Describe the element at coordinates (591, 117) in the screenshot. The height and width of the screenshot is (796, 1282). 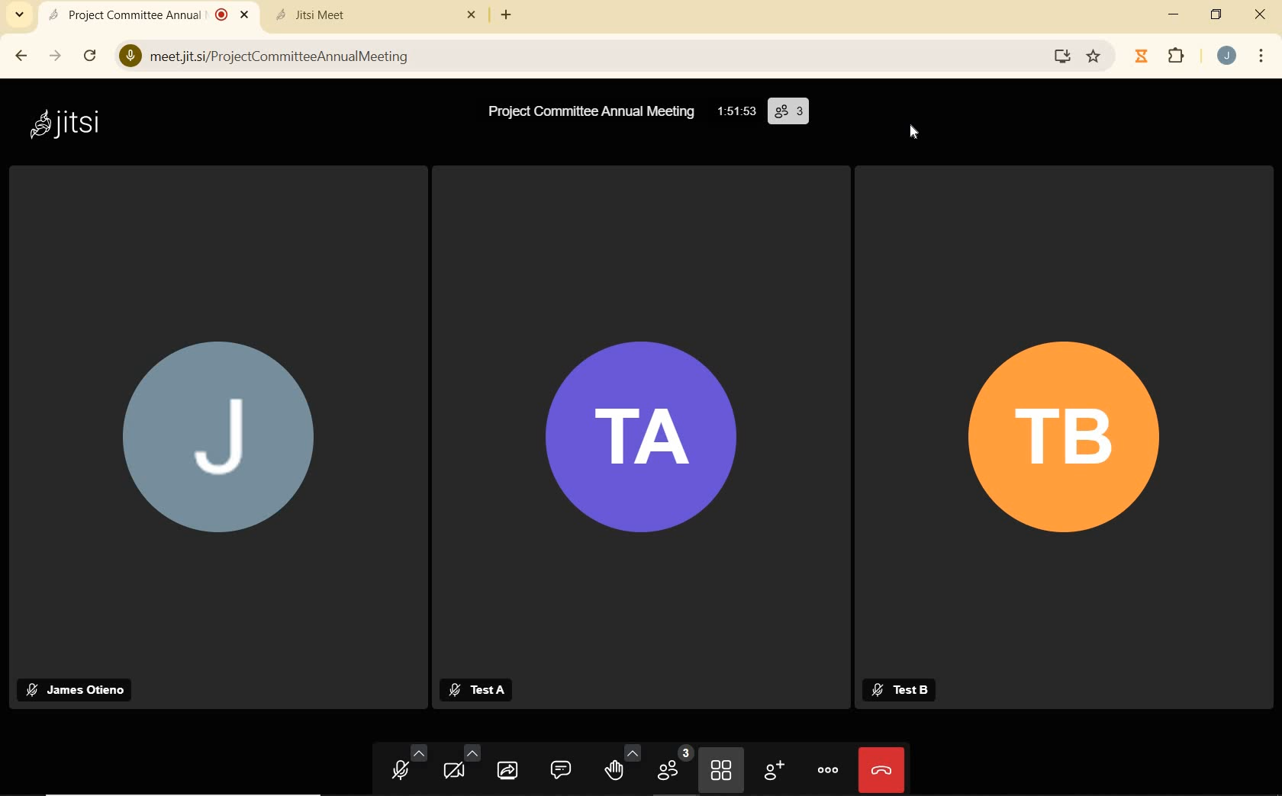
I see `meeting name` at that location.